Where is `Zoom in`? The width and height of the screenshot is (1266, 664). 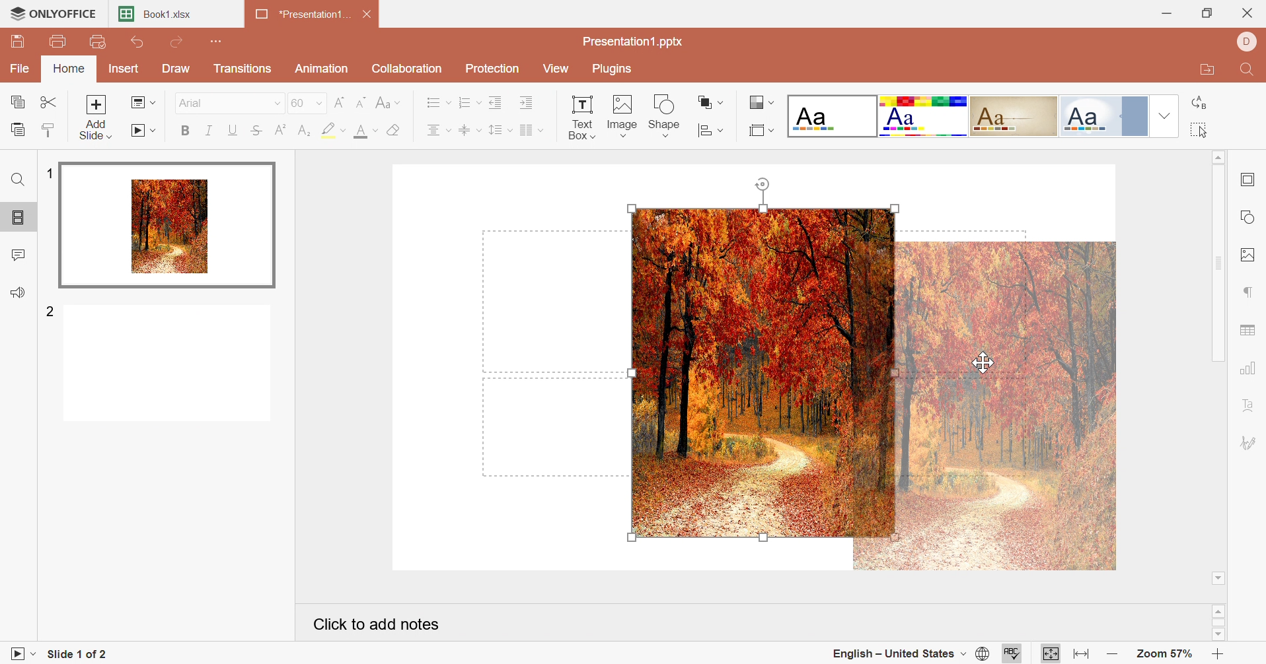
Zoom in is located at coordinates (1218, 655).